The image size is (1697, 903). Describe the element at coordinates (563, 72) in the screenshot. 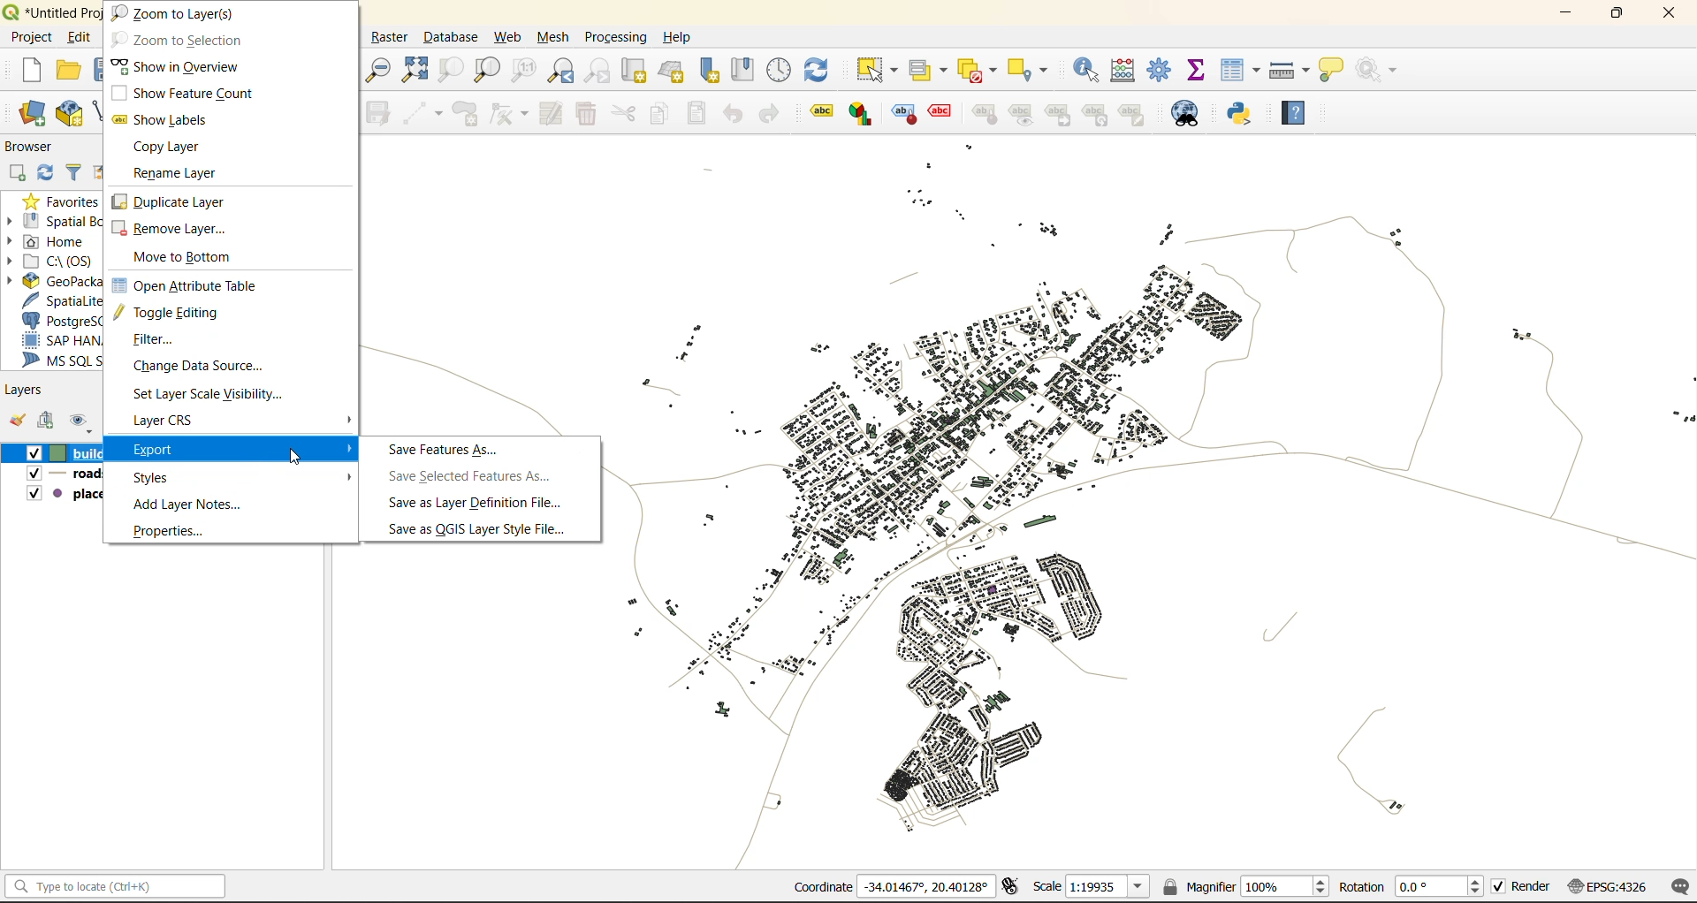

I see `zoom last` at that location.